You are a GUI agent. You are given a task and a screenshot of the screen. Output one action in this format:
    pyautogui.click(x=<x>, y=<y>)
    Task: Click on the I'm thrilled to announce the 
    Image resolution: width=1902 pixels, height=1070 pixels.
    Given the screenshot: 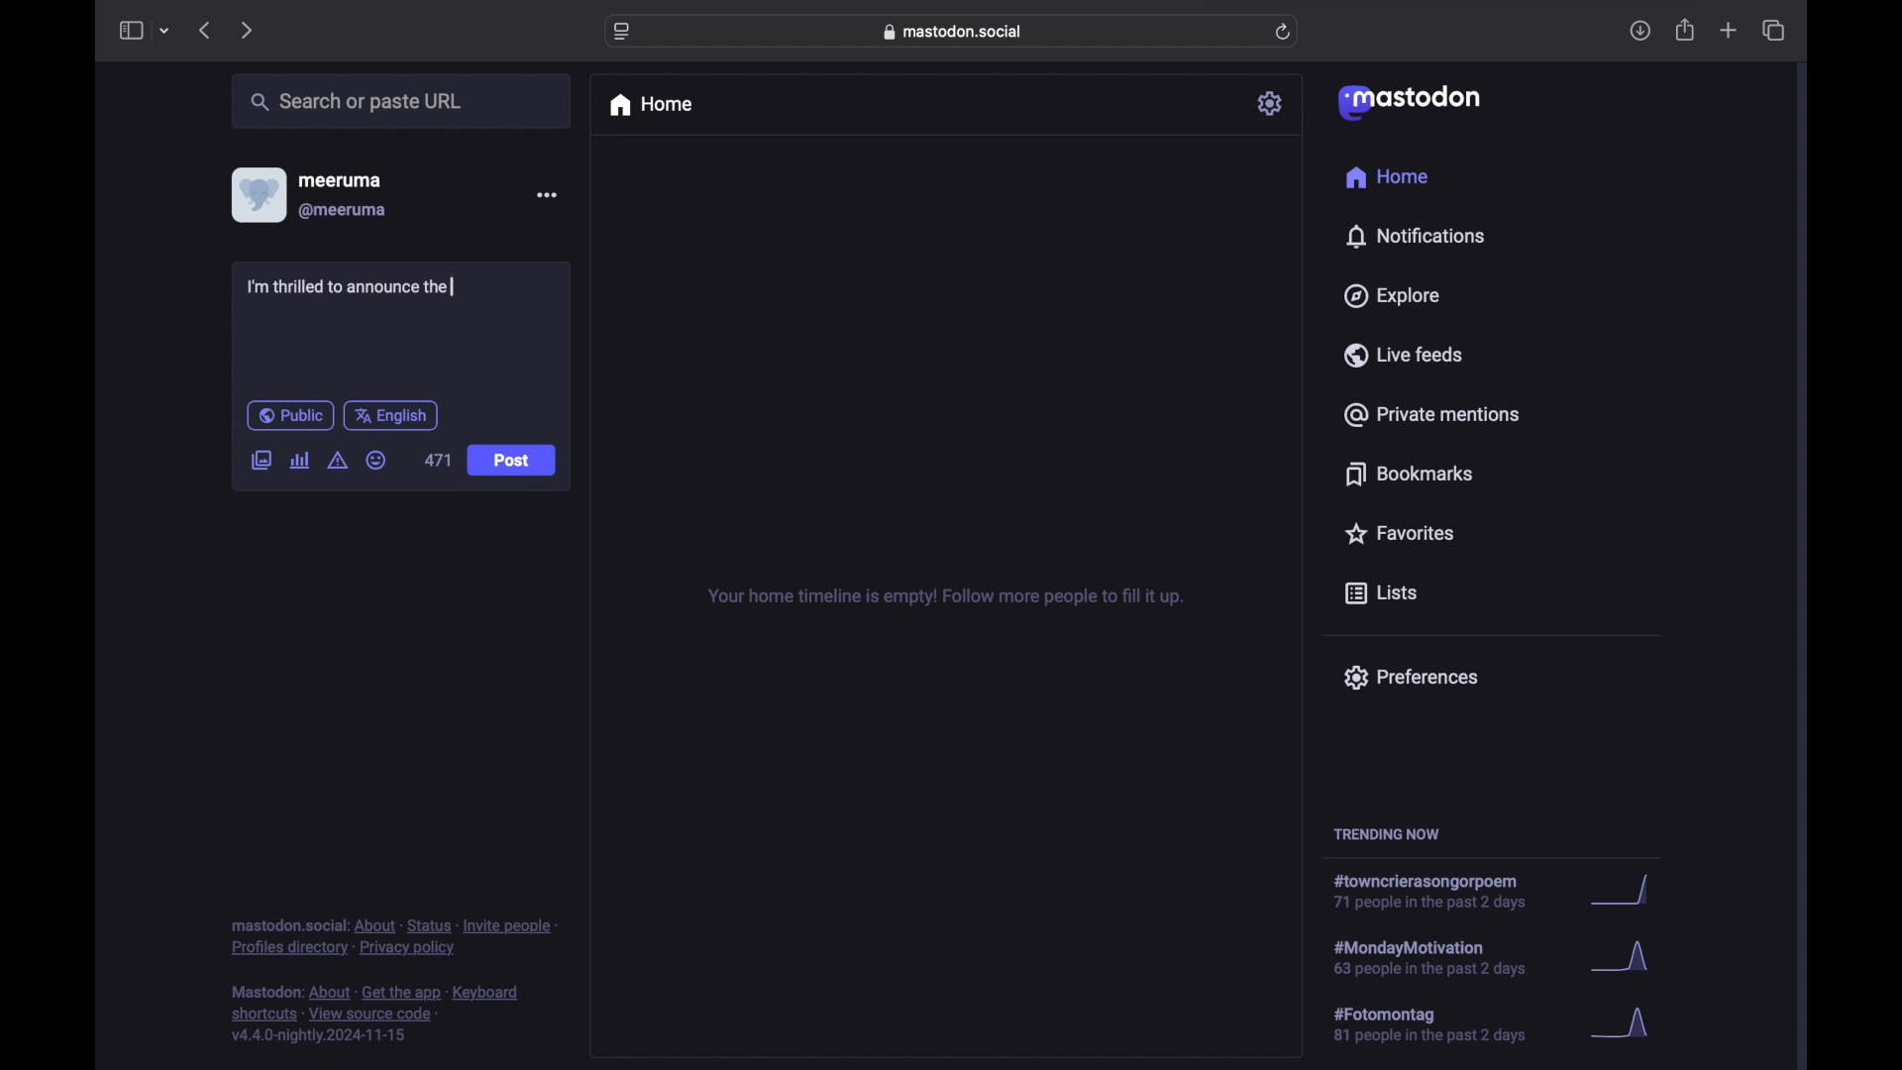 What is the action you would take?
    pyautogui.click(x=350, y=286)
    